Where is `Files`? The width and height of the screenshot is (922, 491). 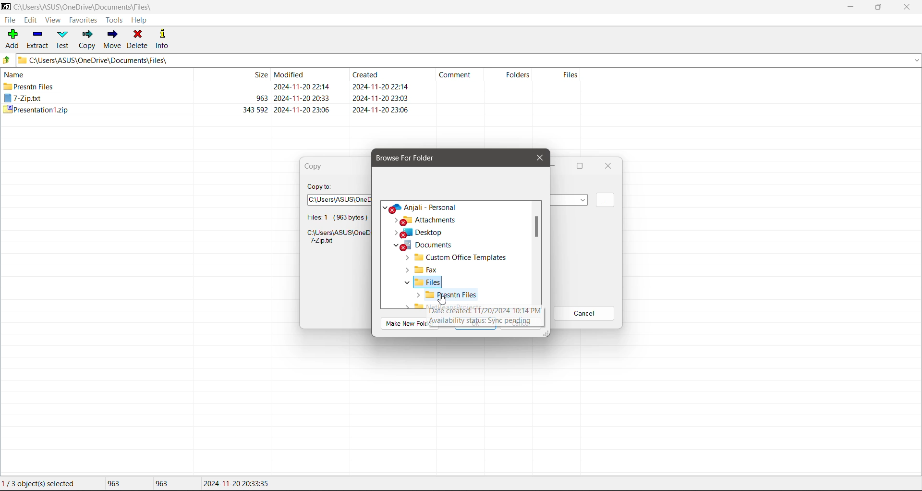
Files is located at coordinates (421, 282).